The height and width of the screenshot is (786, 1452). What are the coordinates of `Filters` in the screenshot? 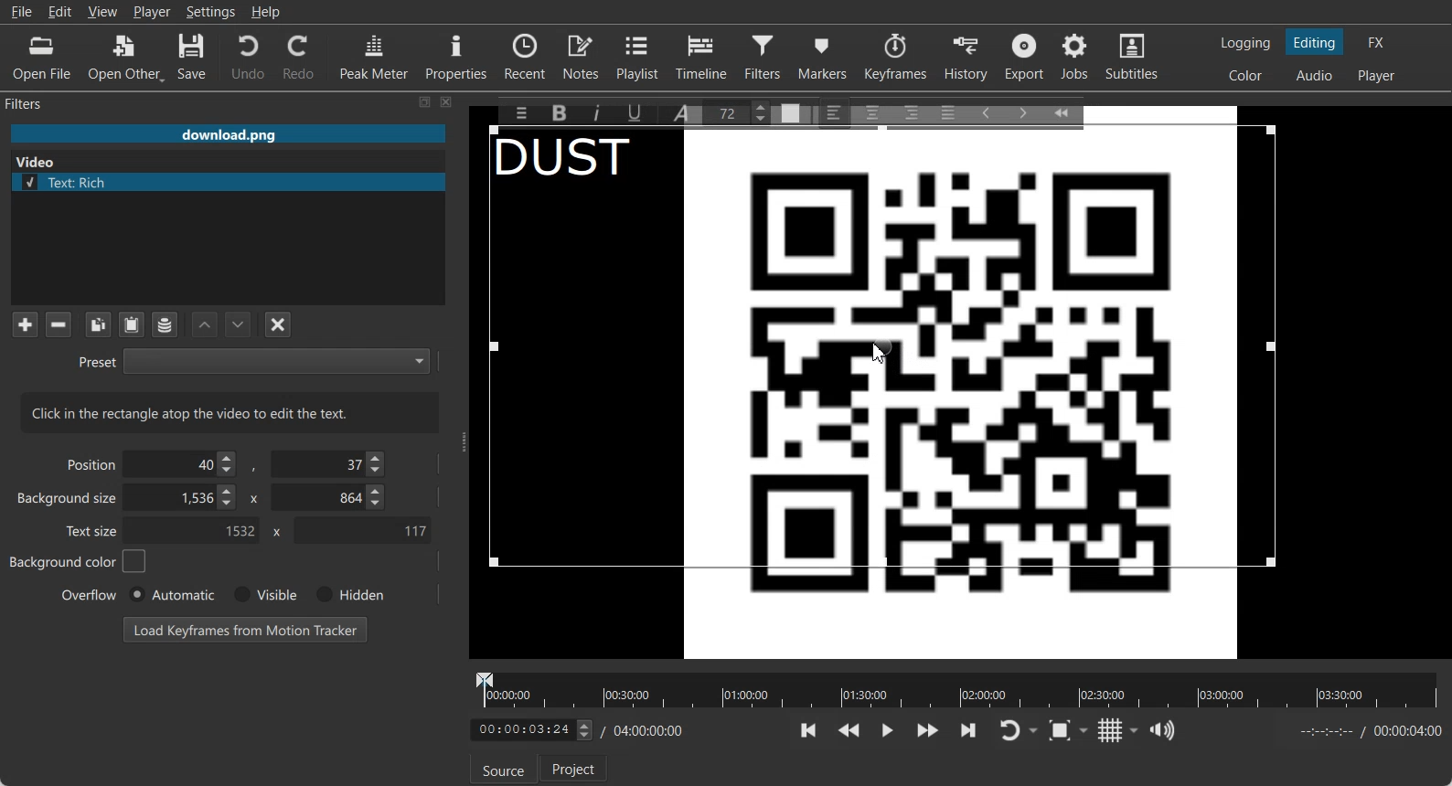 It's located at (765, 56).